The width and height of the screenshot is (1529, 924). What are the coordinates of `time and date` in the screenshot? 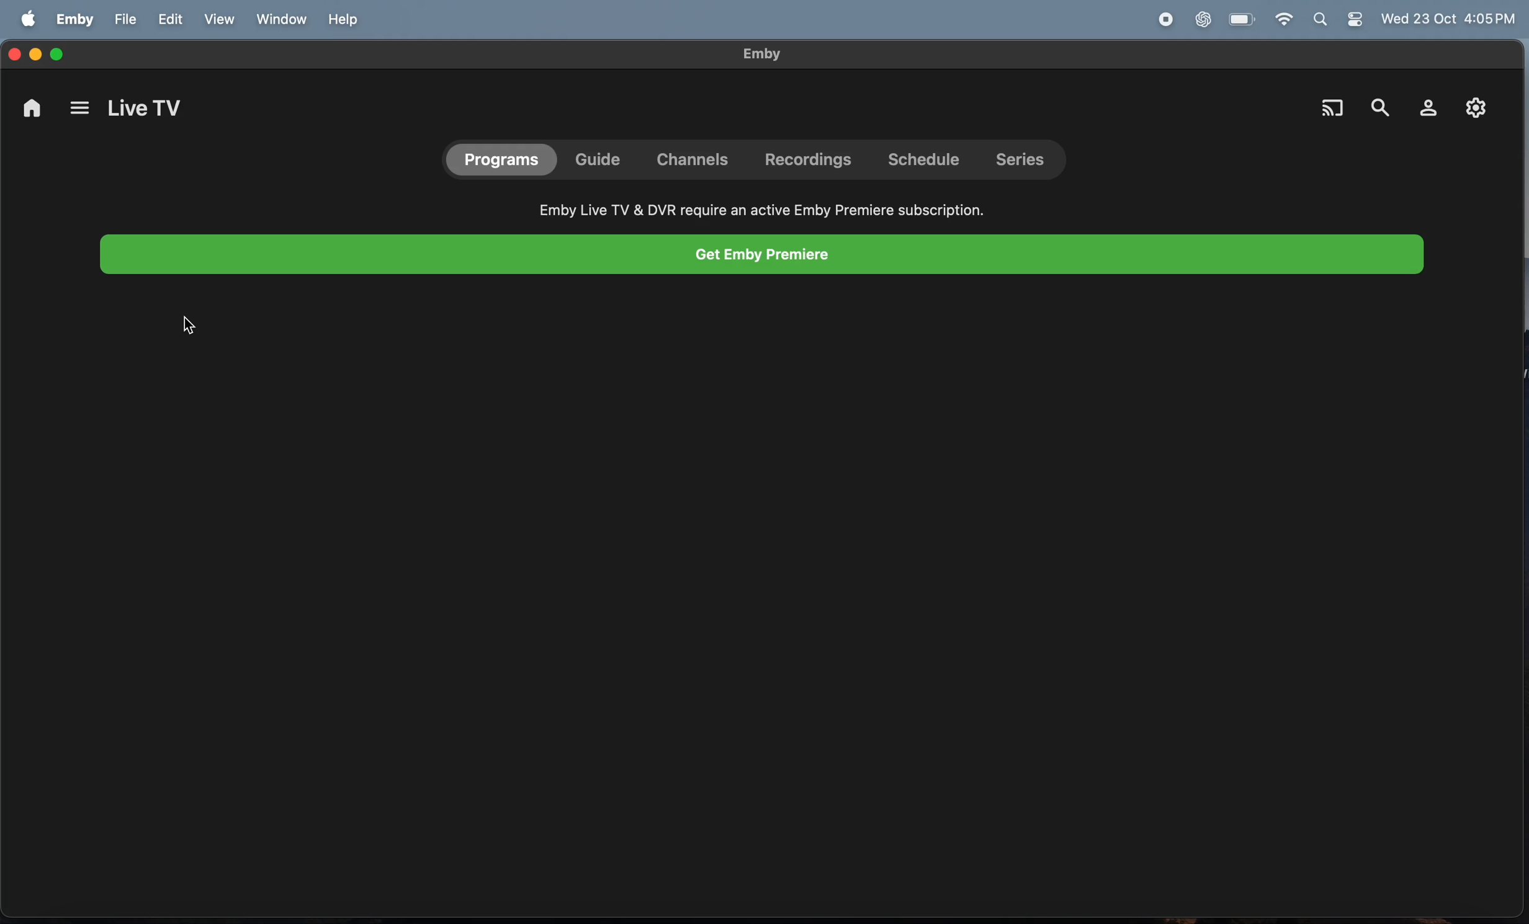 It's located at (1450, 19).